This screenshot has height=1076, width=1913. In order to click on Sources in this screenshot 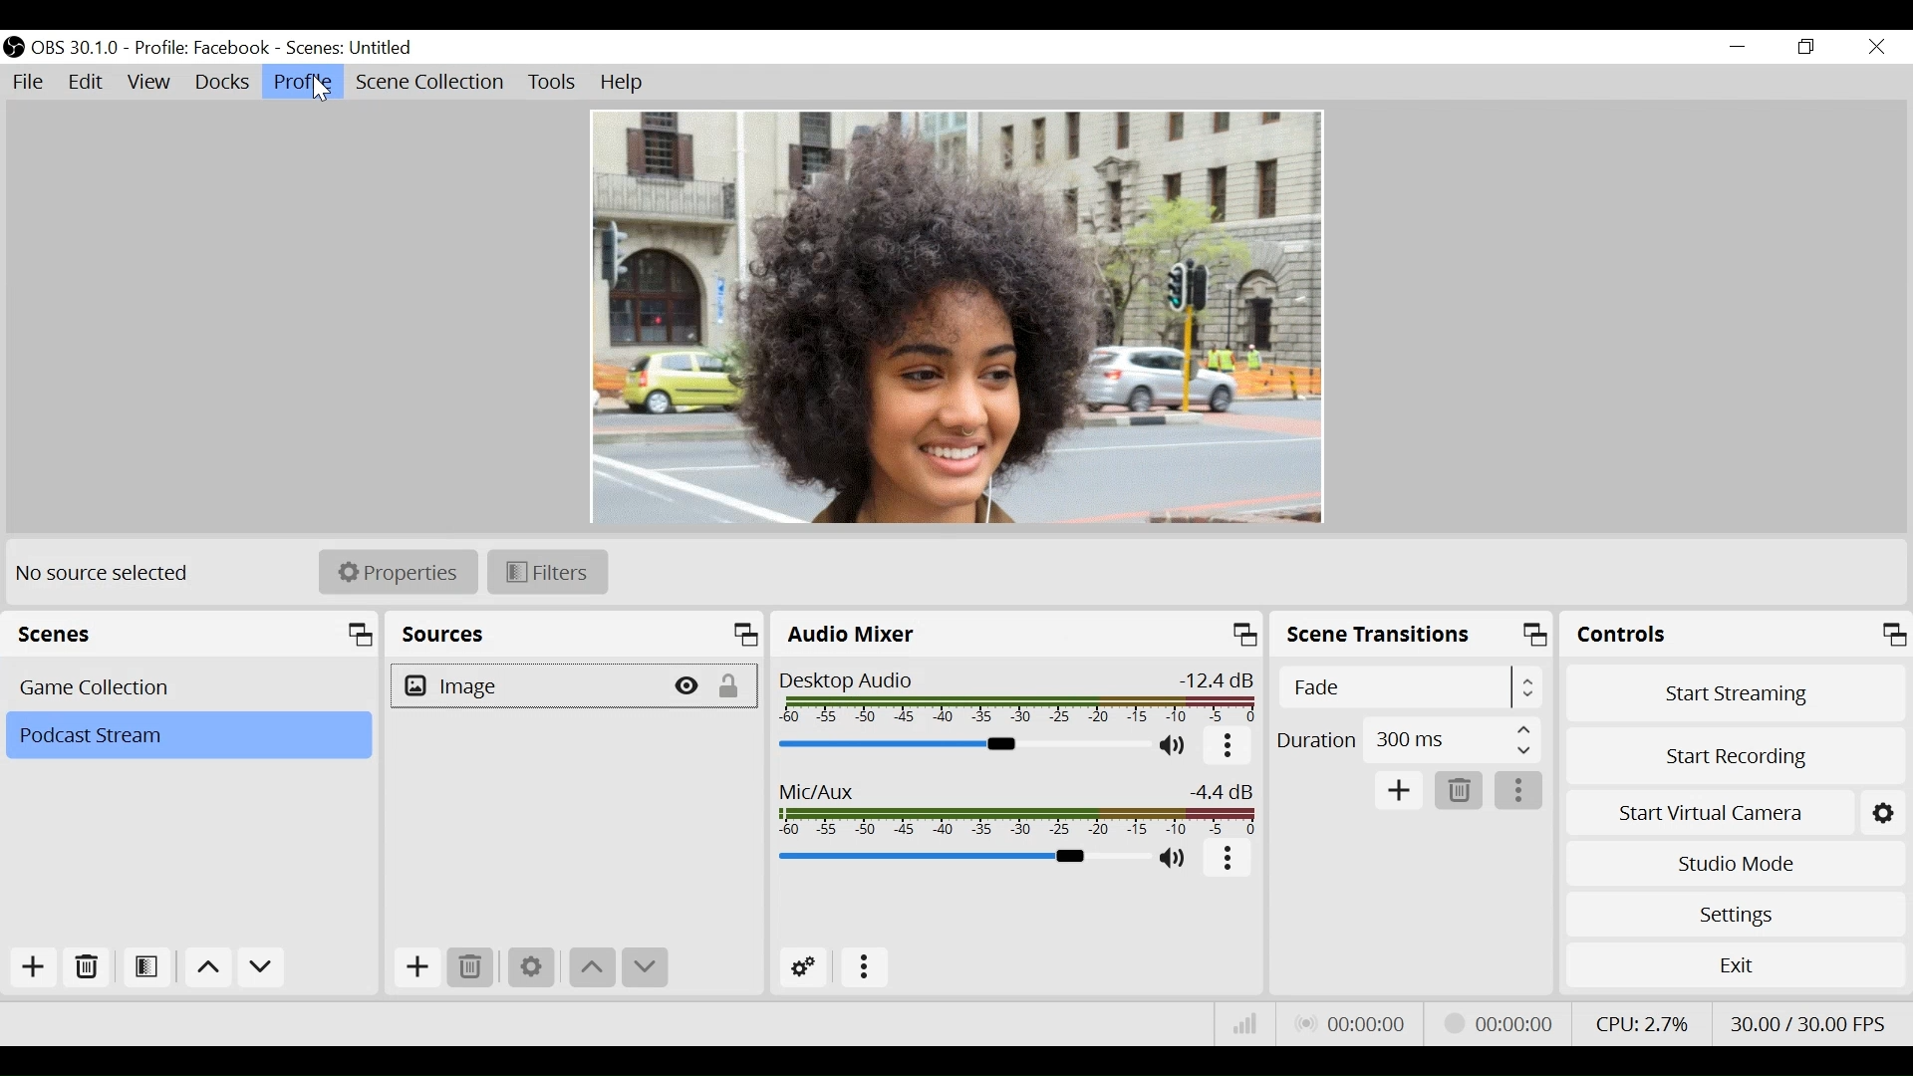, I will do `click(575, 634)`.